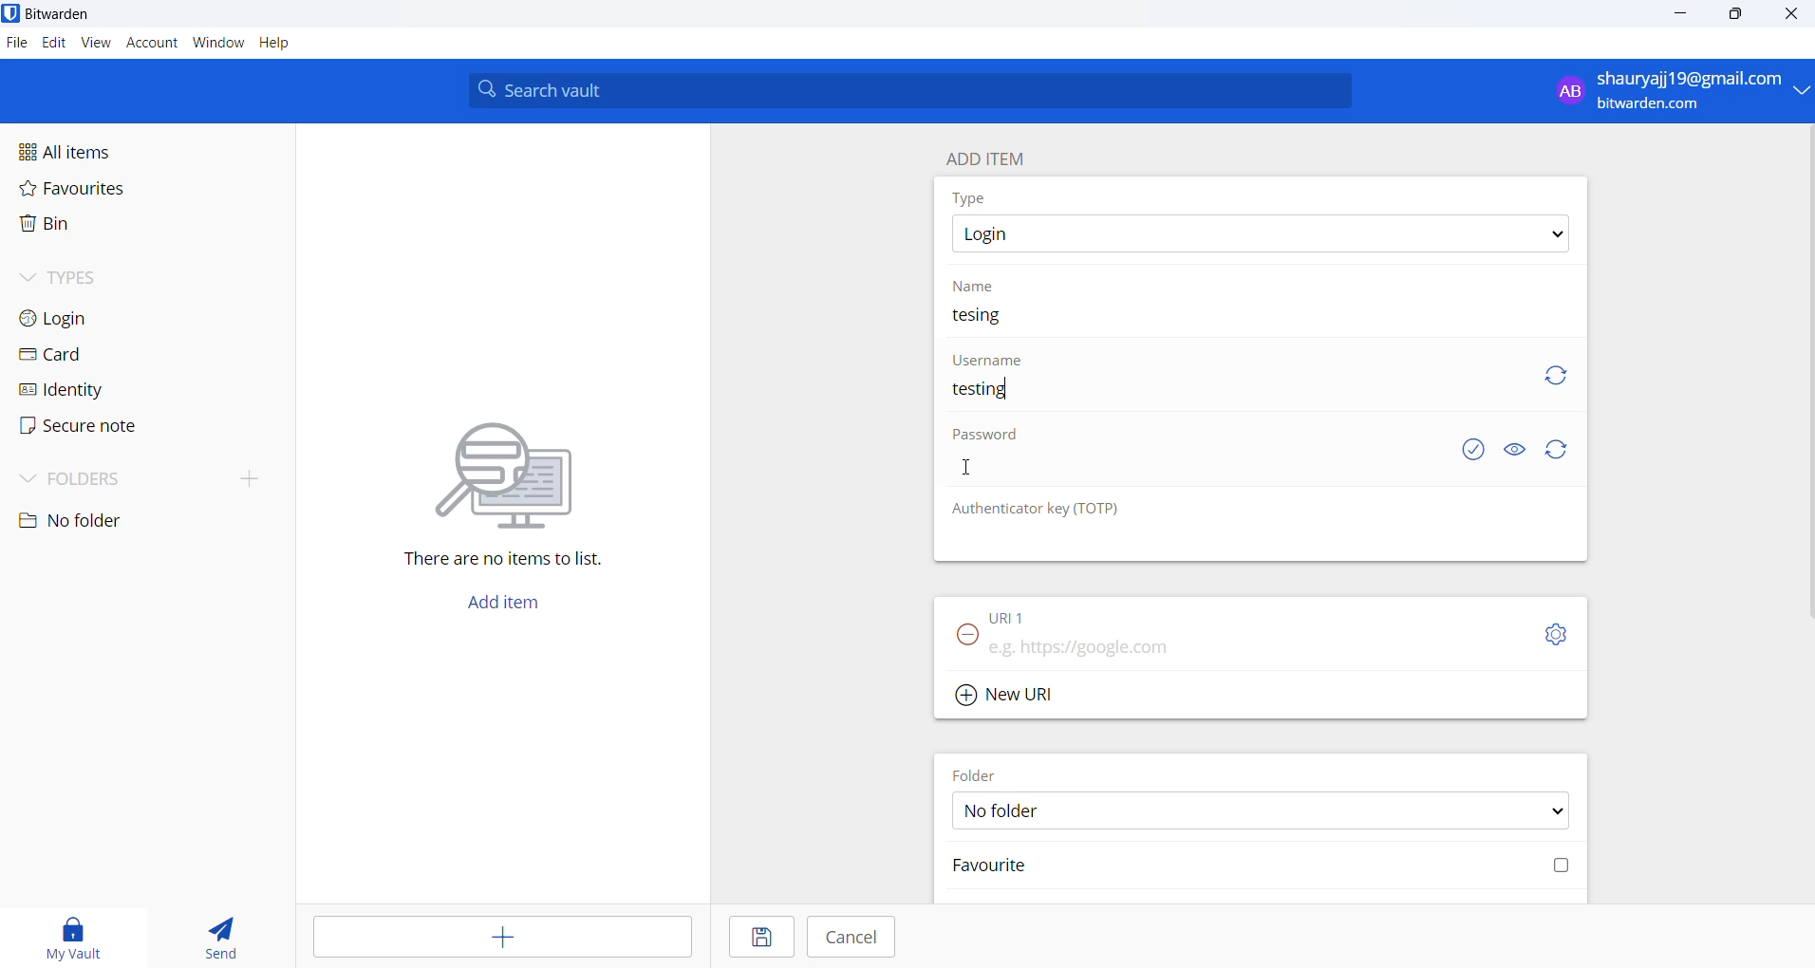 This screenshot has width=1815, height=968. Describe the element at coordinates (1260, 870) in the screenshot. I see `Mark favourite` at that location.